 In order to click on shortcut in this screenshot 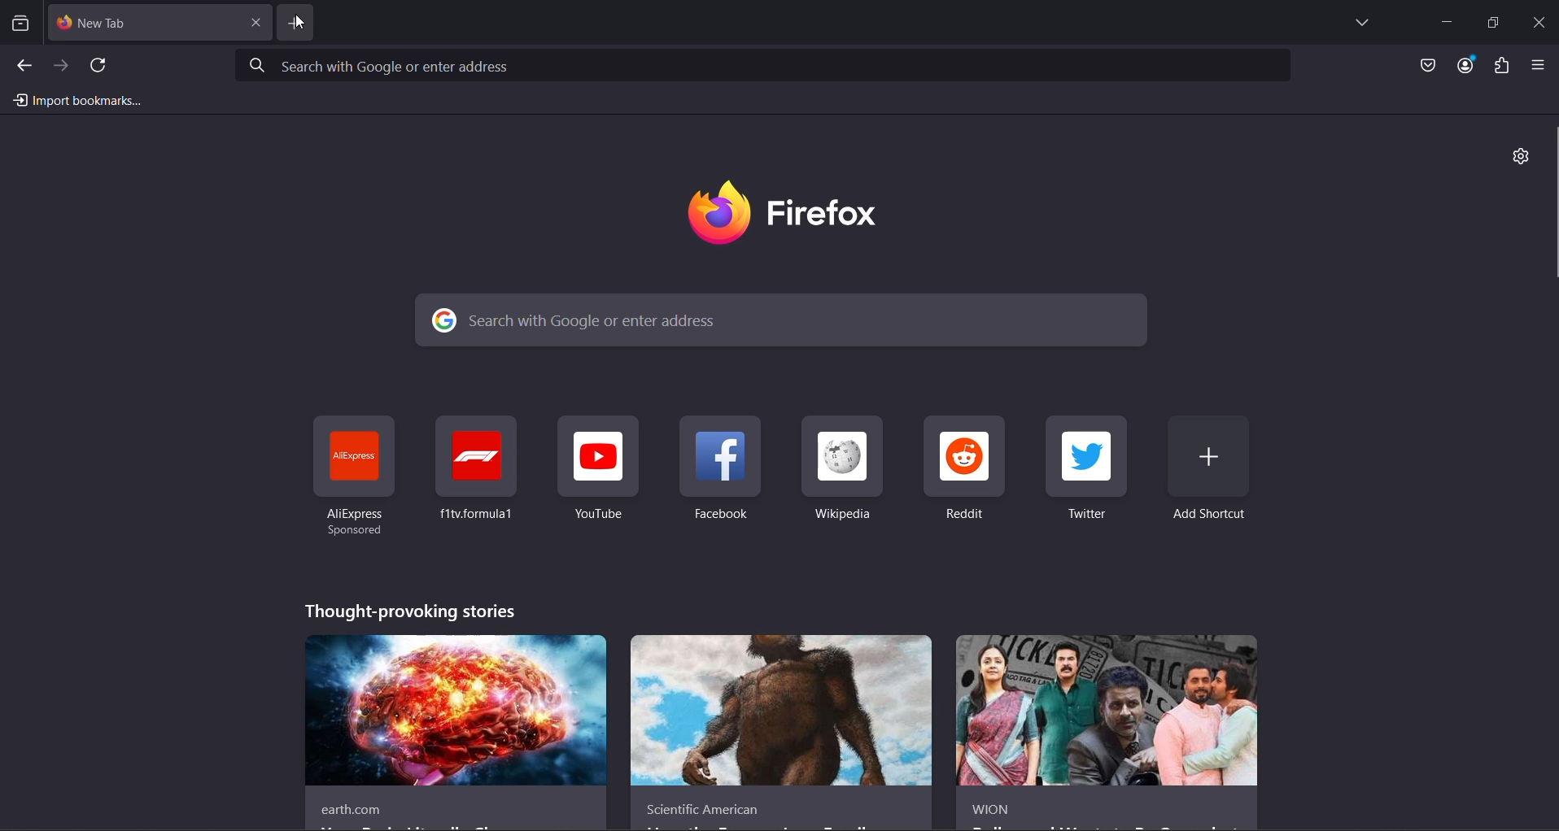, I will do `click(722, 471)`.